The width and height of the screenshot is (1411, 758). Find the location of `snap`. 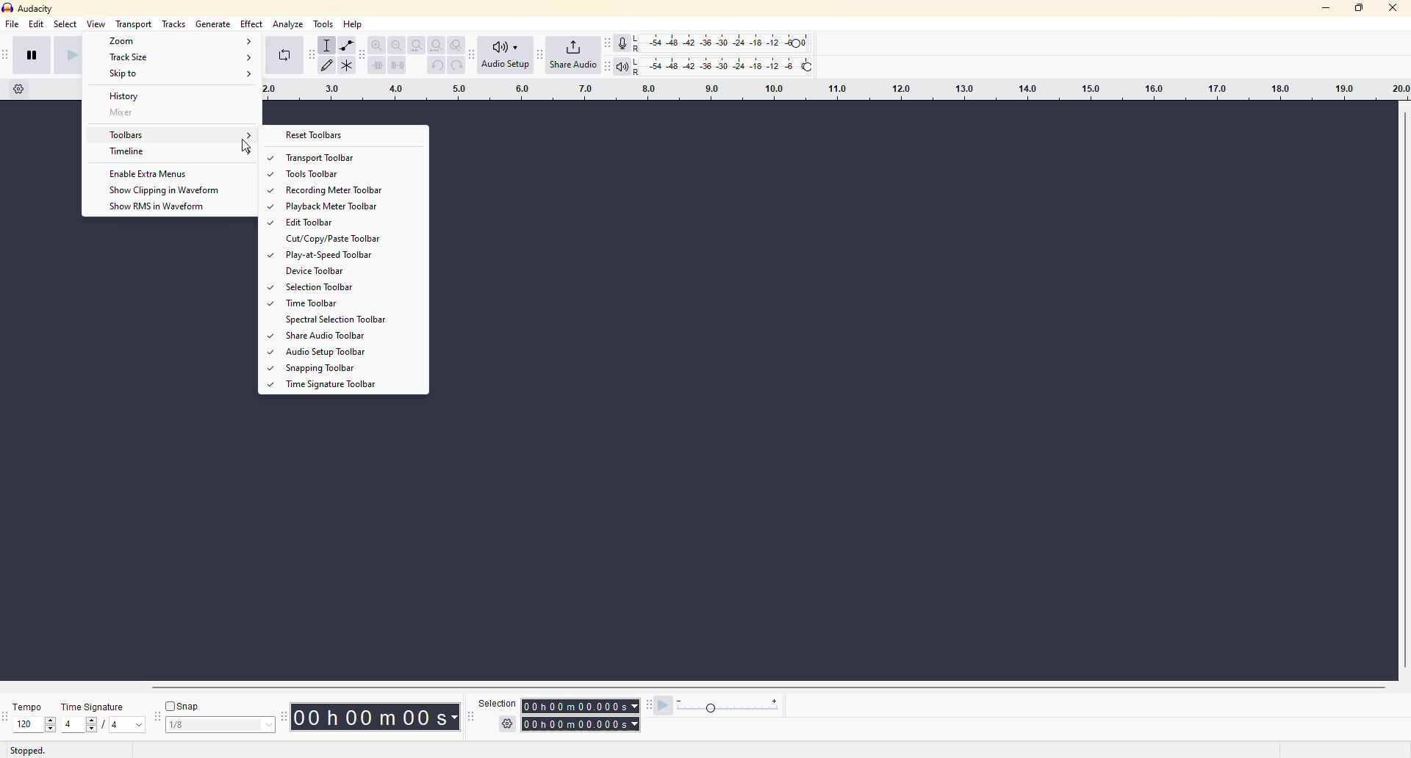

snap is located at coordinates (181, 705).